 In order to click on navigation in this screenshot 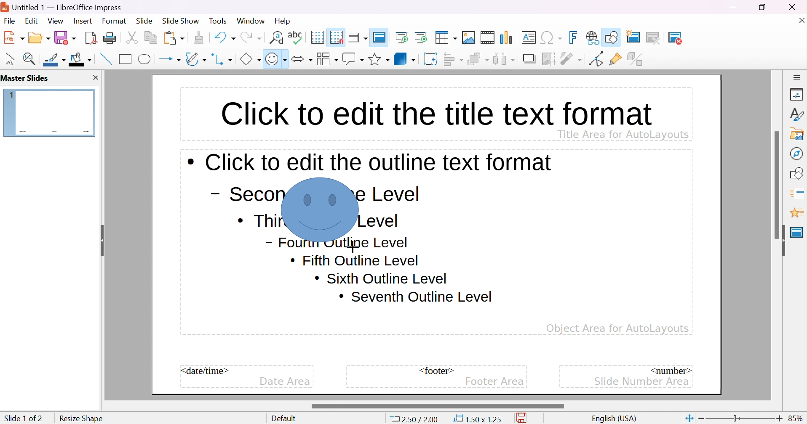, I will do `click(796, 153)`.